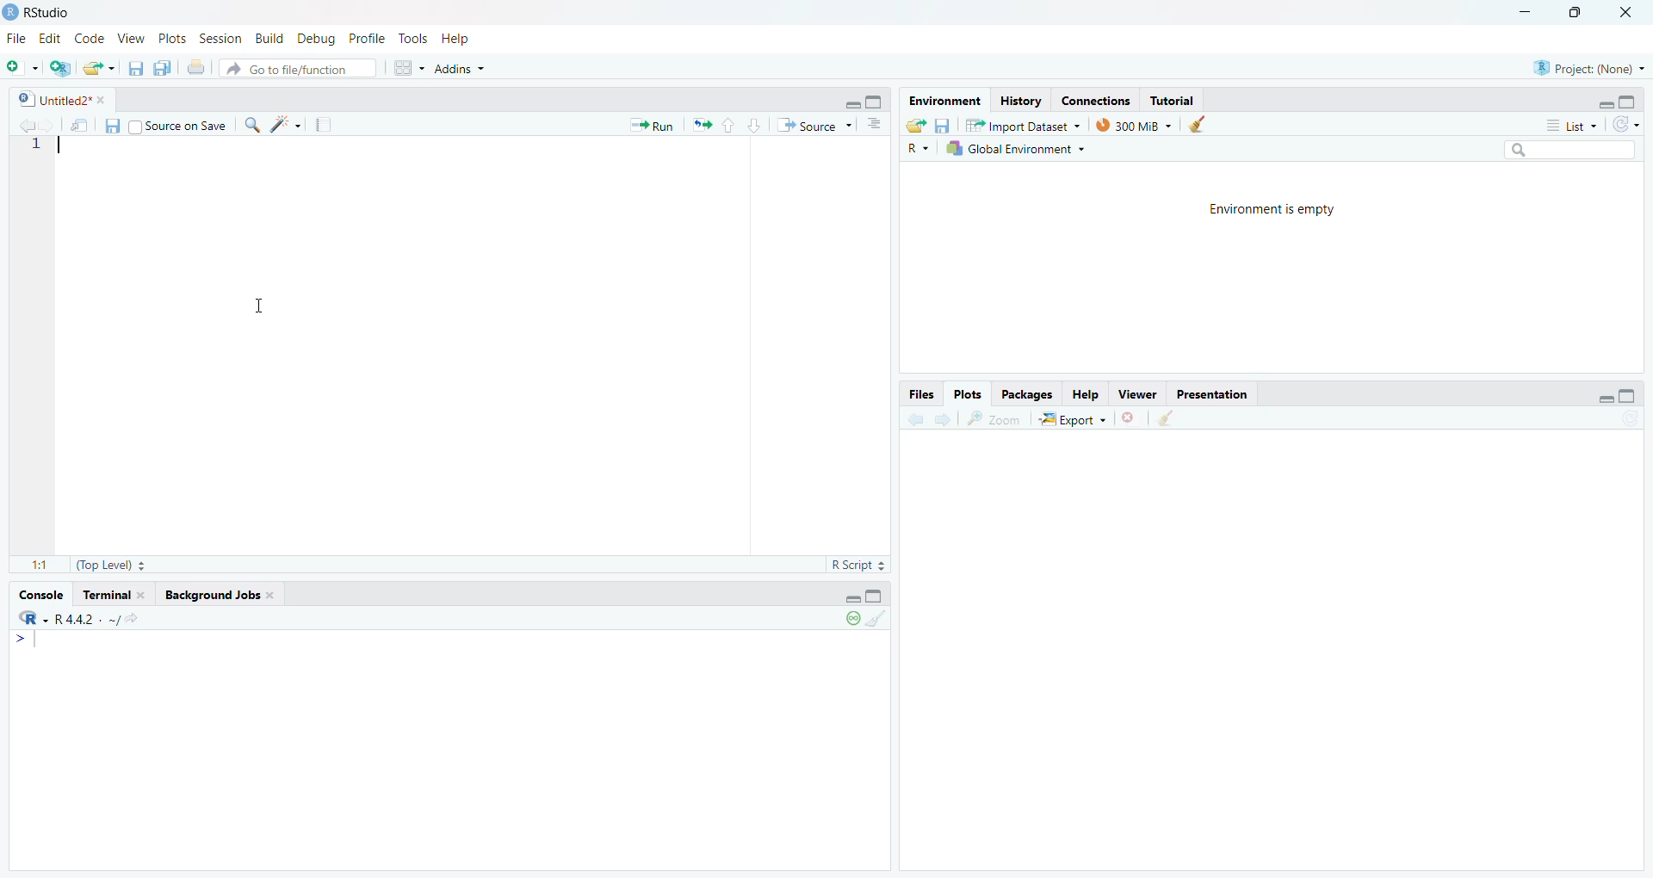 The height and width of the screenshot is (878, 1653). What do you see at coordinates (1631, 124) in the screenshot?
I see `refresh` at bounding box center [1631, 124].